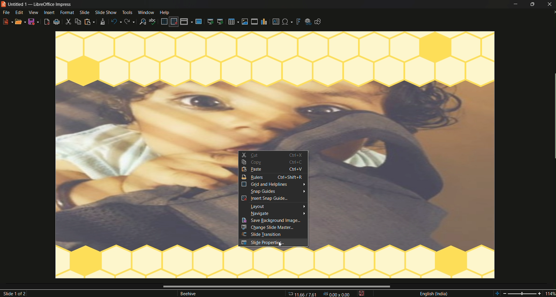 This screenshot has width=556, height=297. I want to click on arrow, so click(304, 206).